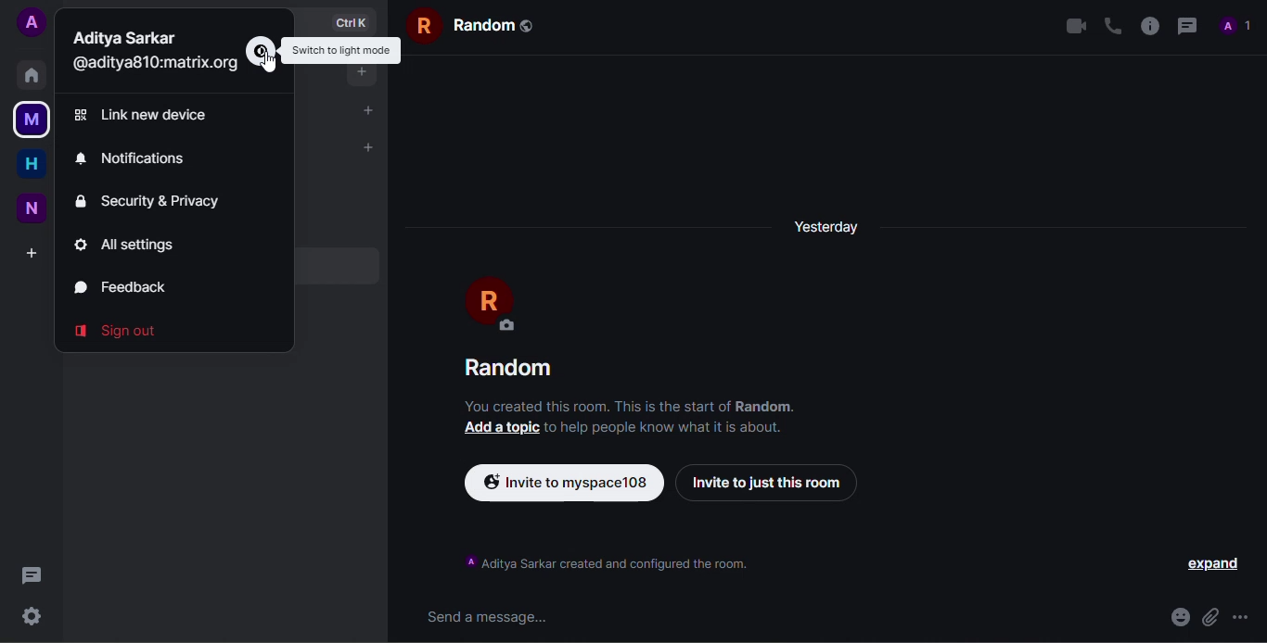 This screenshot has height=643, width=1267. Describe the element at coordinates (35, 75) in the screenshot. I see `home` at that location.